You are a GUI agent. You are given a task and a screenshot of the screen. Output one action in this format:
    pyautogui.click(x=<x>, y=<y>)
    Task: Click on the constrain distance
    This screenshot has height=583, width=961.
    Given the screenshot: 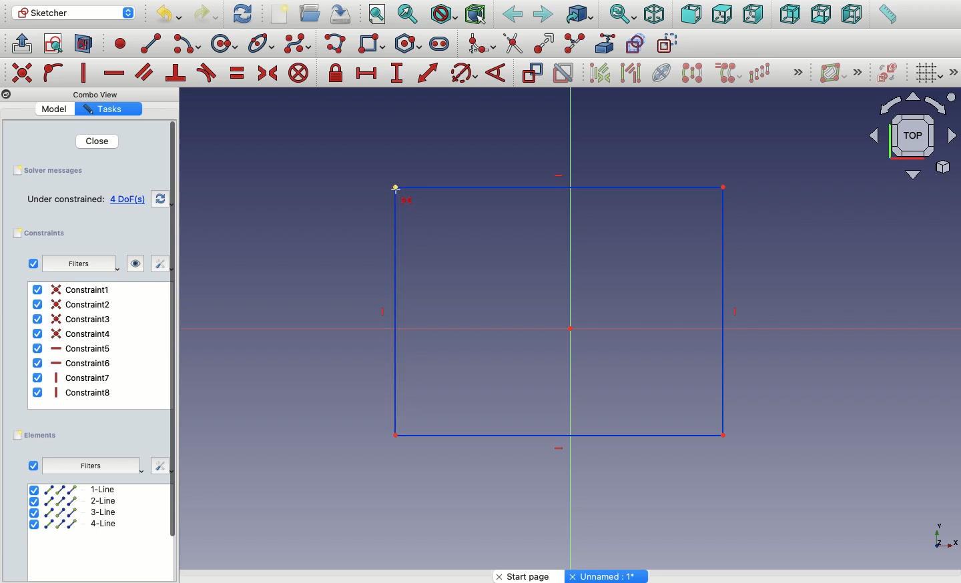 What is the action you would take?
    pyautogui.click(x=428, y=73)
    